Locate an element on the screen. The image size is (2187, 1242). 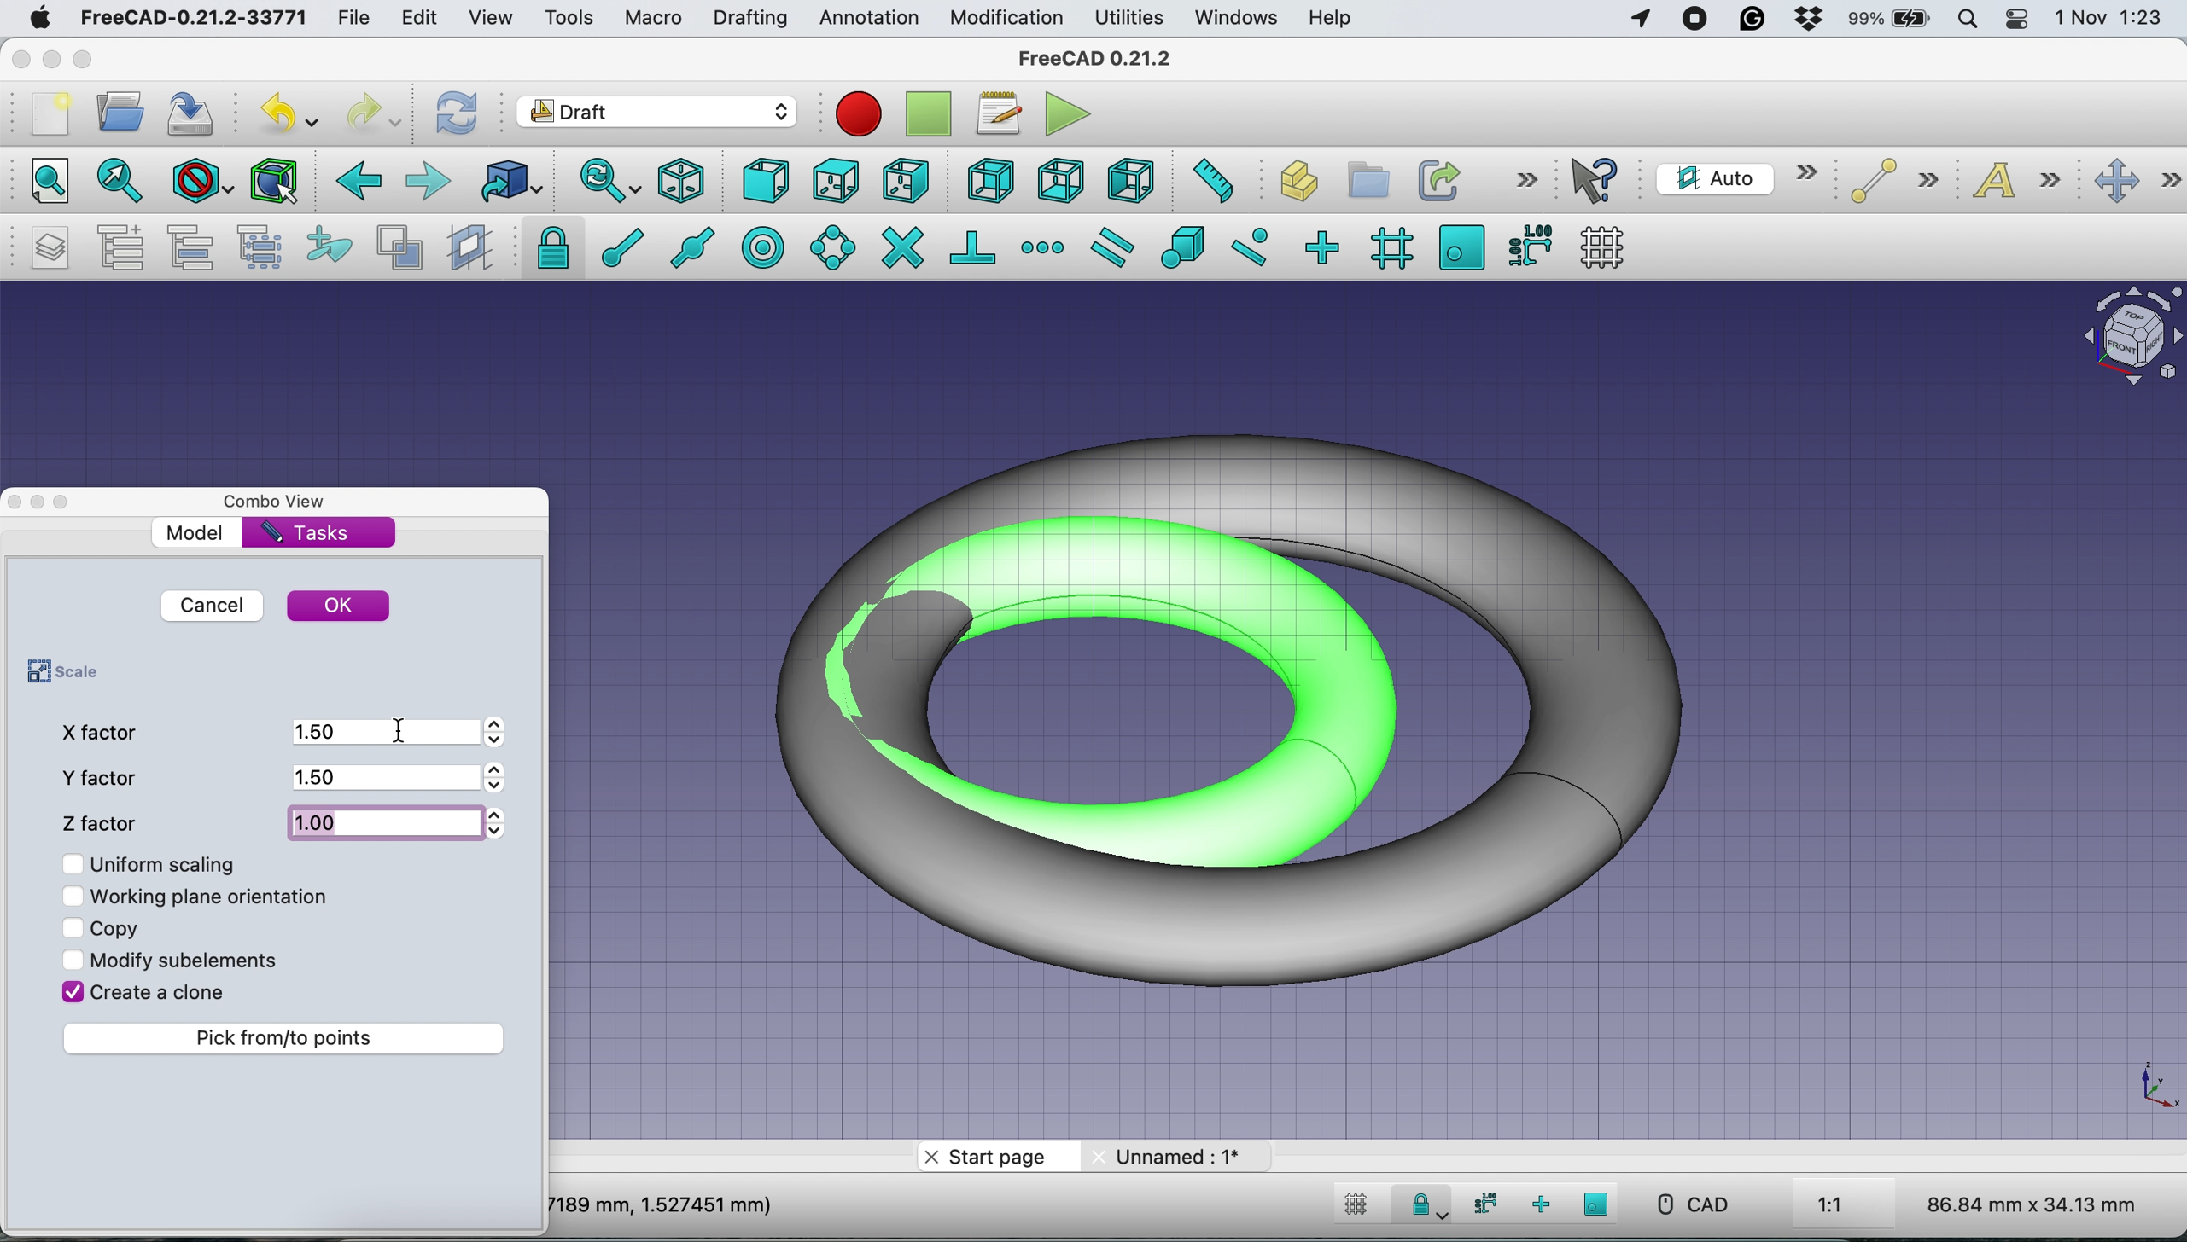
execute macros is located at coordinates (1068, 113).